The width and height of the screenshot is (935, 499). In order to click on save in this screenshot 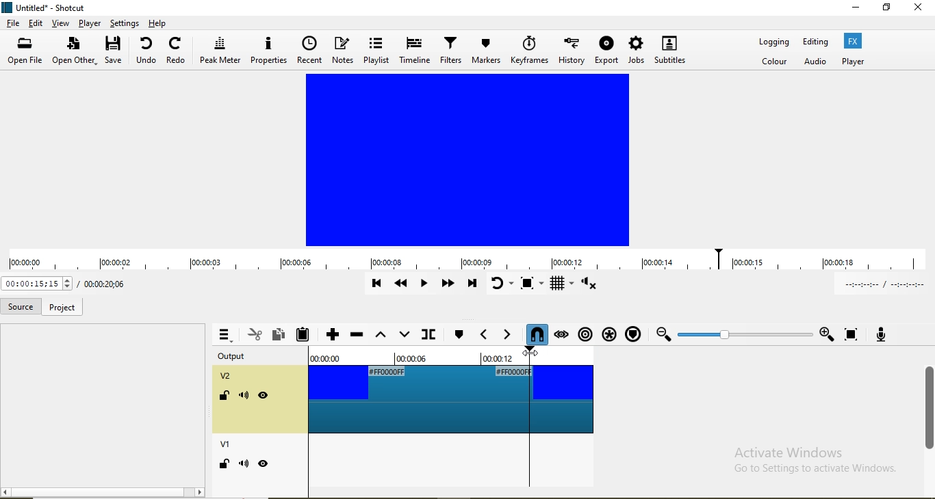, I will do `click(116, 52)`.